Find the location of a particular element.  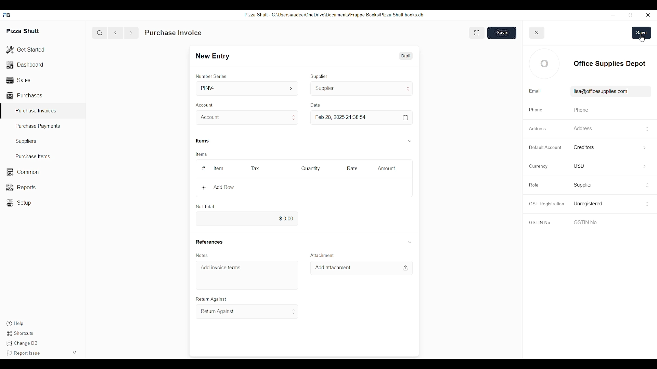

Net Total is located at coordinates (205, 206).